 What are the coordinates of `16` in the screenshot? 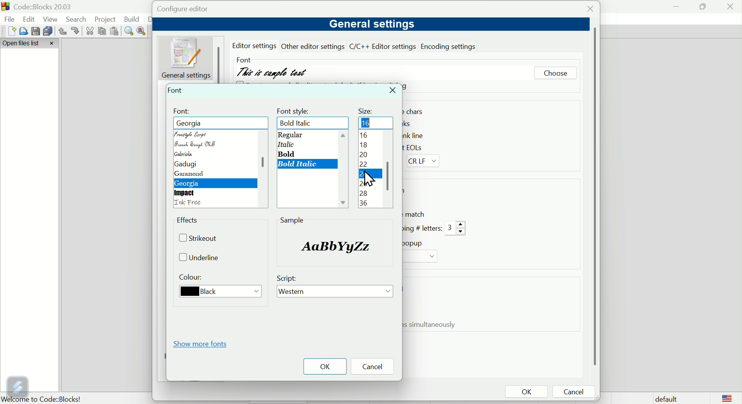 It's located at (369, 123).